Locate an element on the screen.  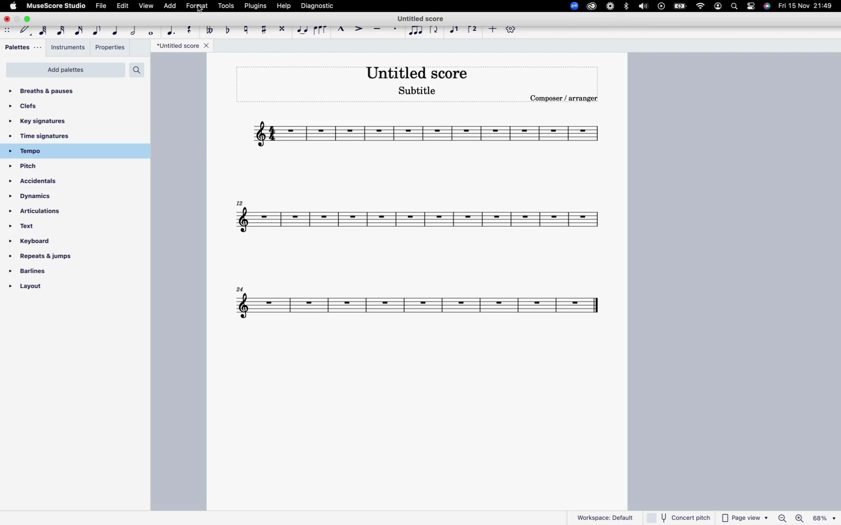
creative cloud is located at coordinates (592, 5).